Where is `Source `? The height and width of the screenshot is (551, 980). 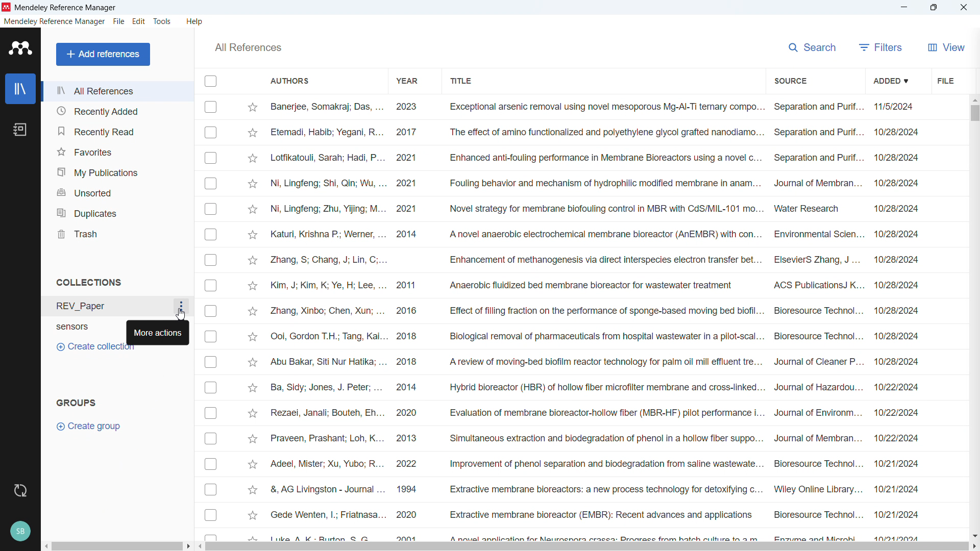
Source  is located at coordinates (791, 80).